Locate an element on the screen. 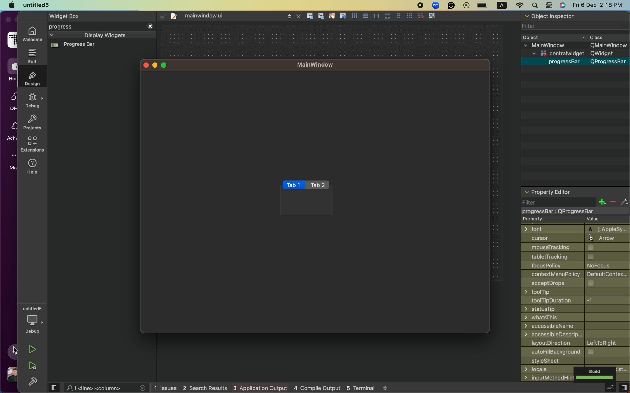 This screenshot has width=630, height=393. view is located at coordinates (54, 388).